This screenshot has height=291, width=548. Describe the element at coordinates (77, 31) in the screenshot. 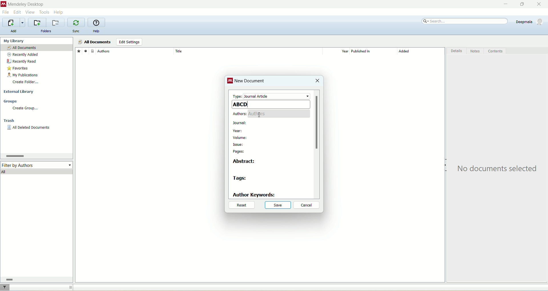

I see `sync` at that location.